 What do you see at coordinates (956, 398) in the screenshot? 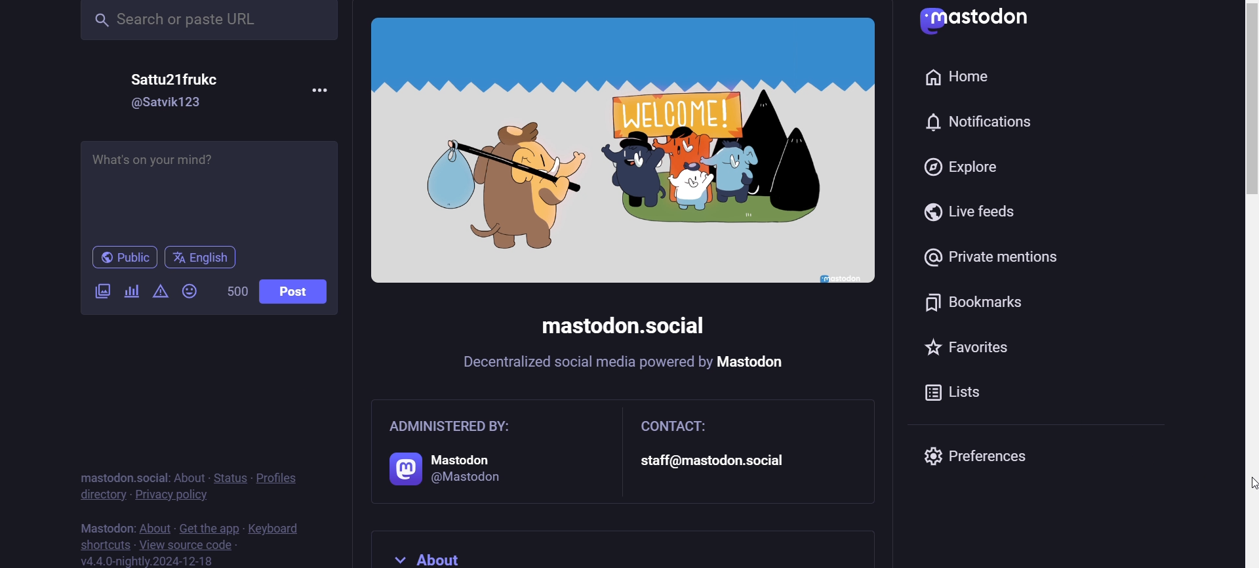
I see `list` at bounding box center [956, 398].